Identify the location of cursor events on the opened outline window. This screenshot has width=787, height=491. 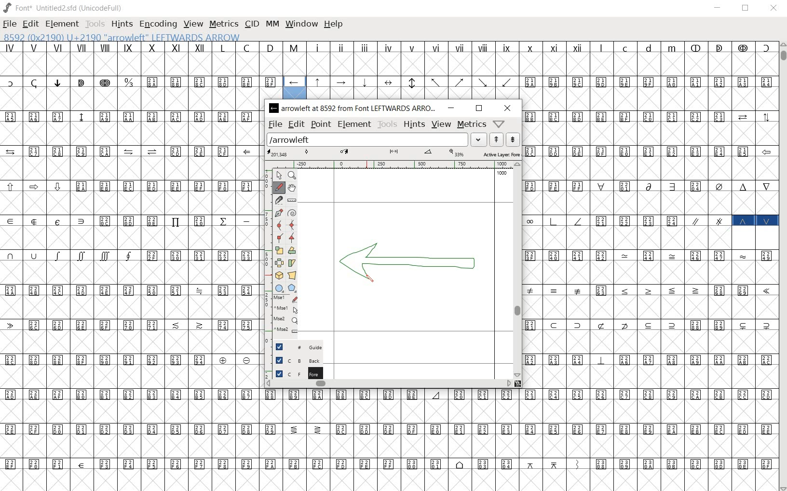
(283, 316).